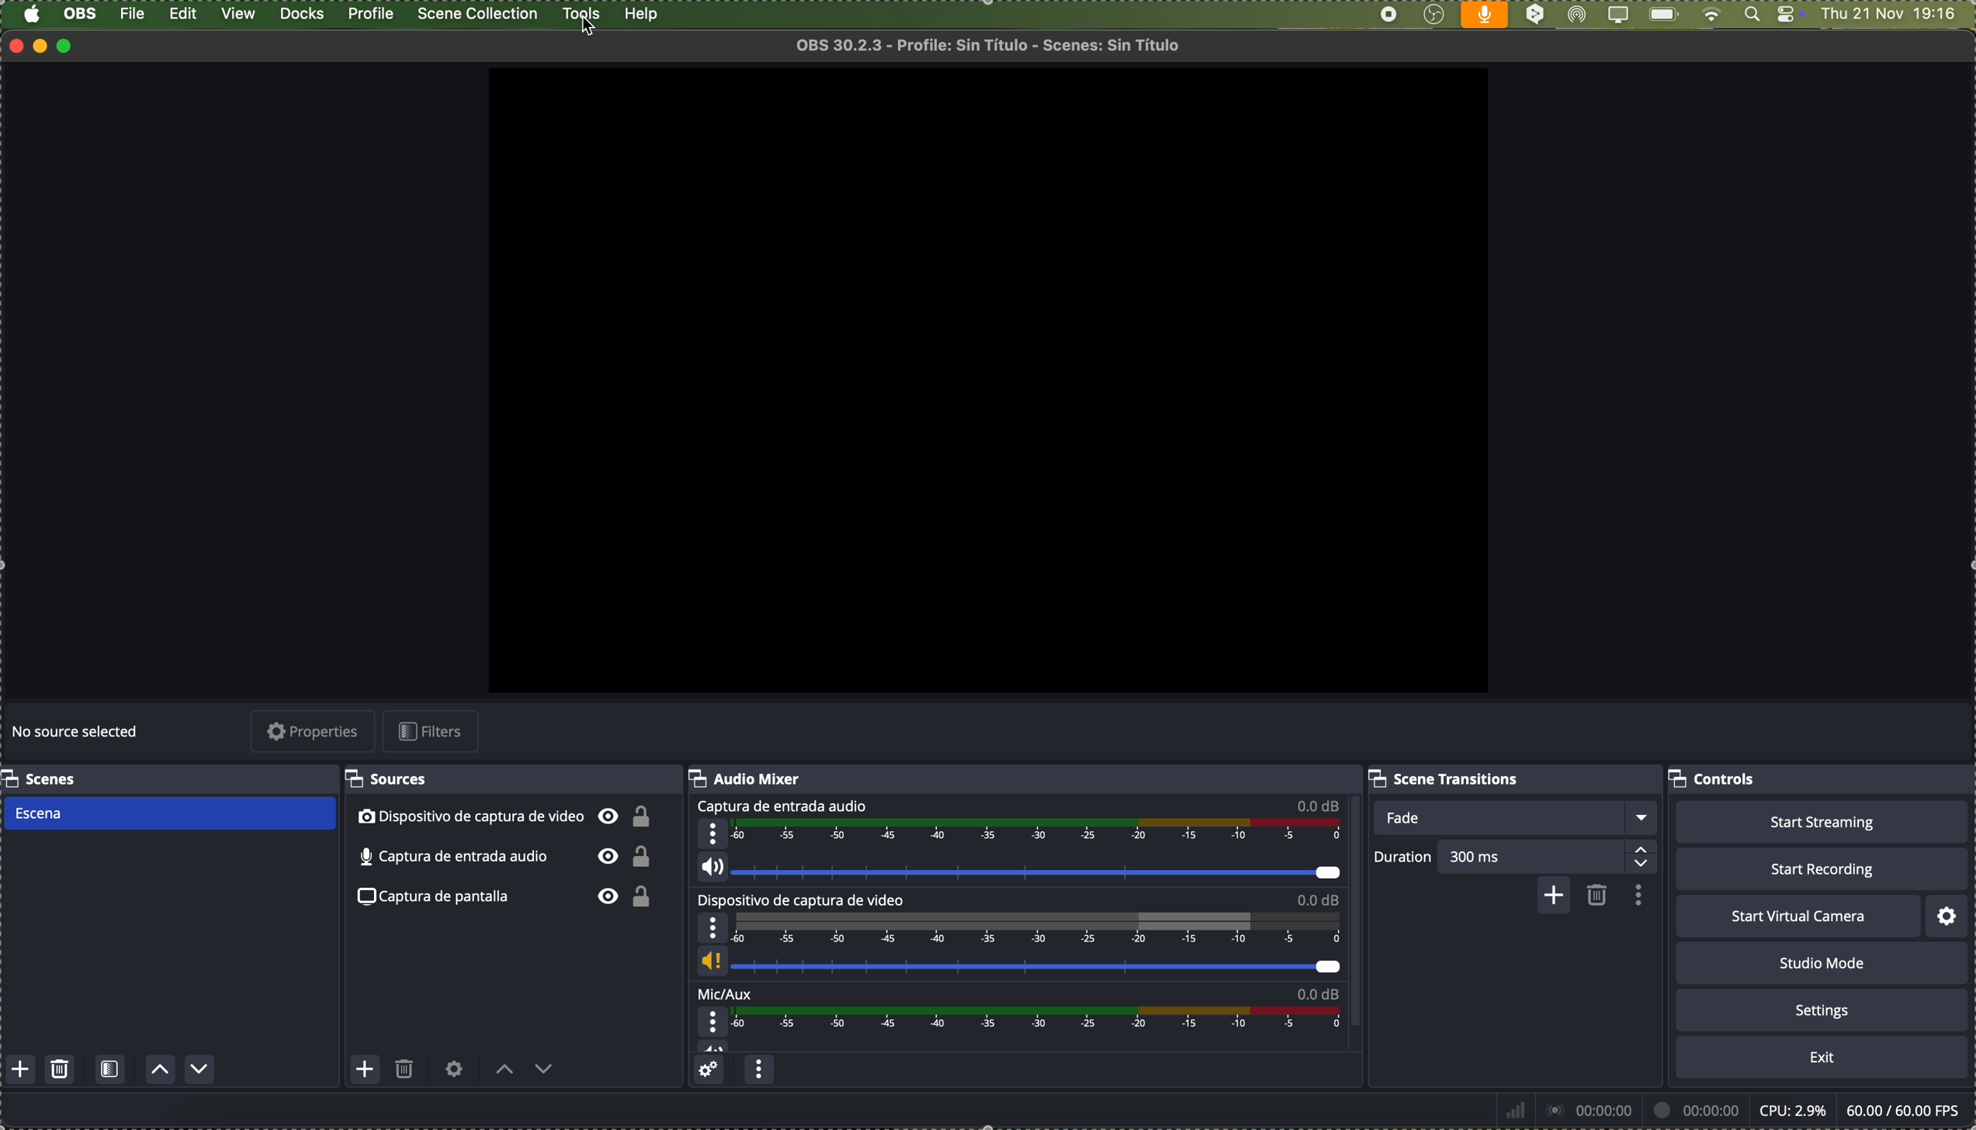  What do you see at coordinates (1711, 16) in the screenshot?
I see `wifi` at bounding box center [1711, 16].